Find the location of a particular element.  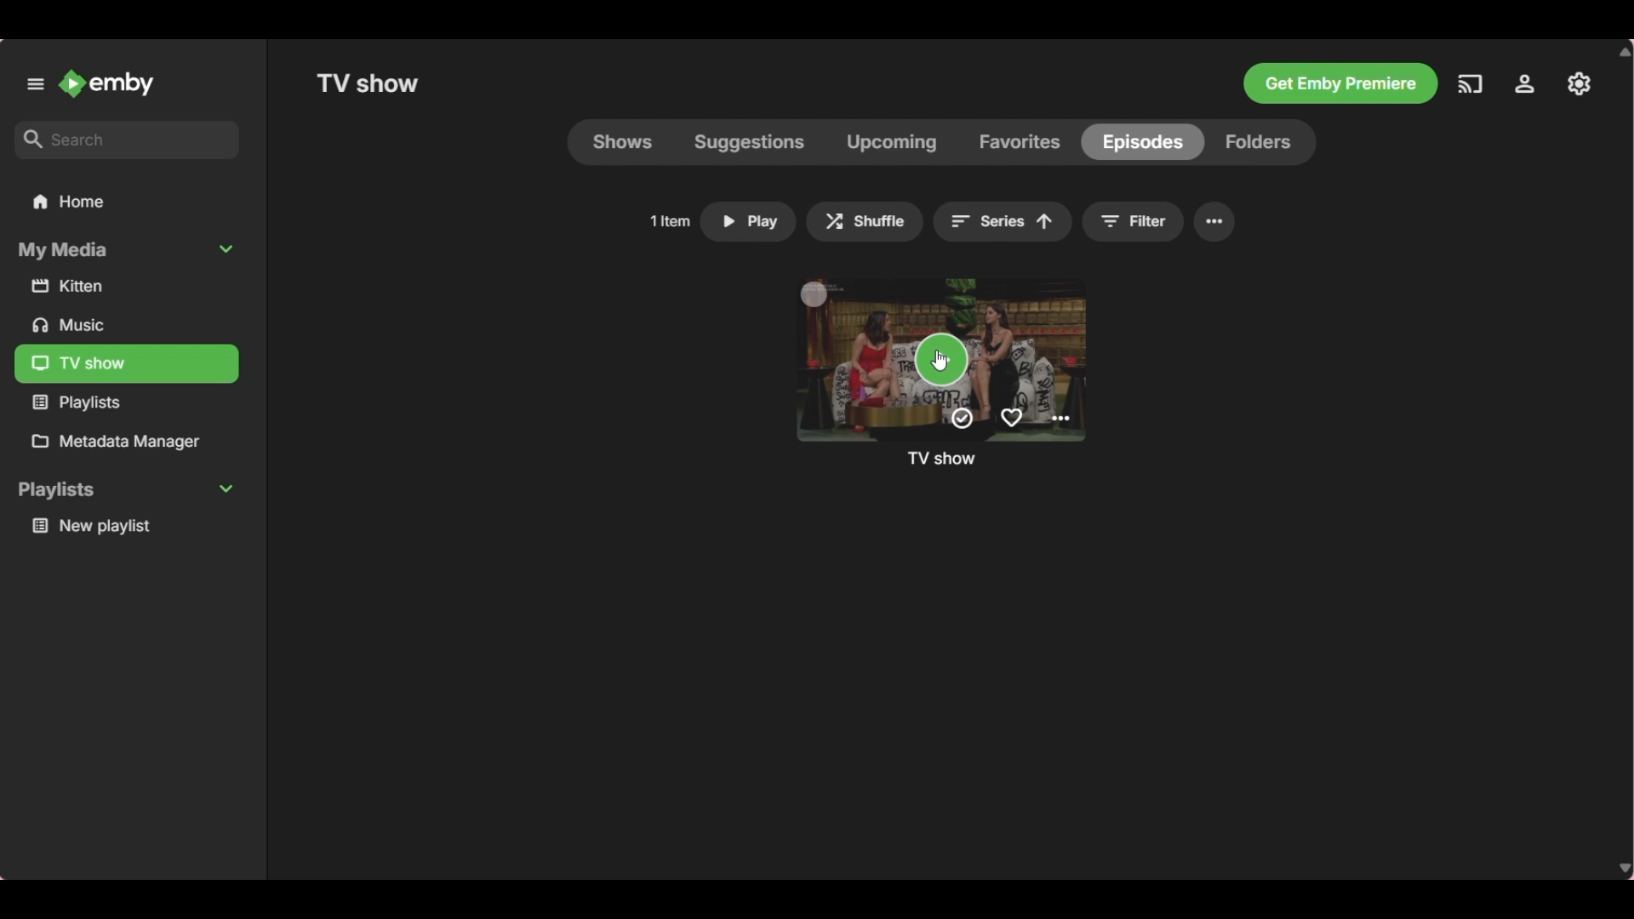

cursor is located at coordinates (941, 363).